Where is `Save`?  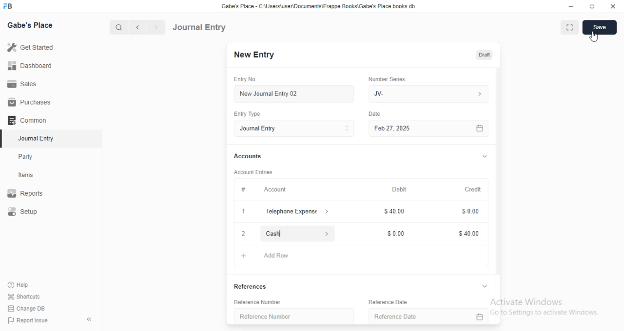
Save is located at coordinates (600, 27).